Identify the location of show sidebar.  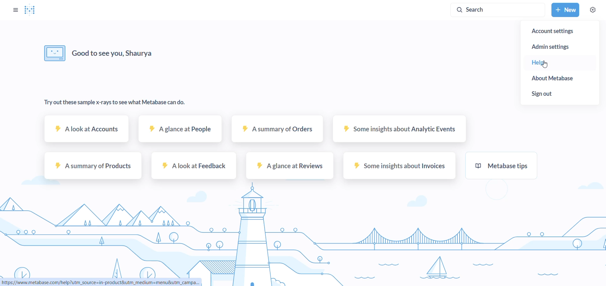
(15, 9).